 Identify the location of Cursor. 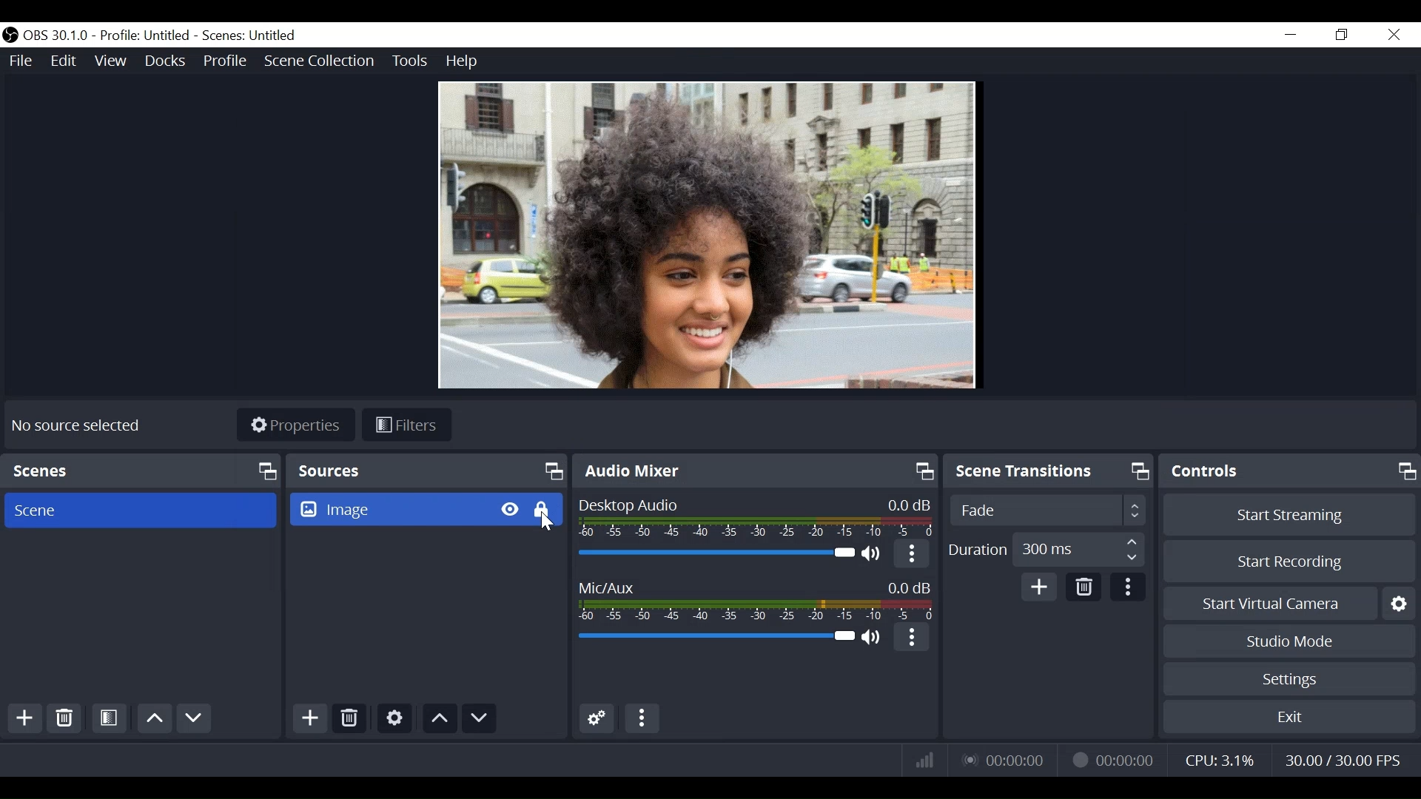
(545, 525).